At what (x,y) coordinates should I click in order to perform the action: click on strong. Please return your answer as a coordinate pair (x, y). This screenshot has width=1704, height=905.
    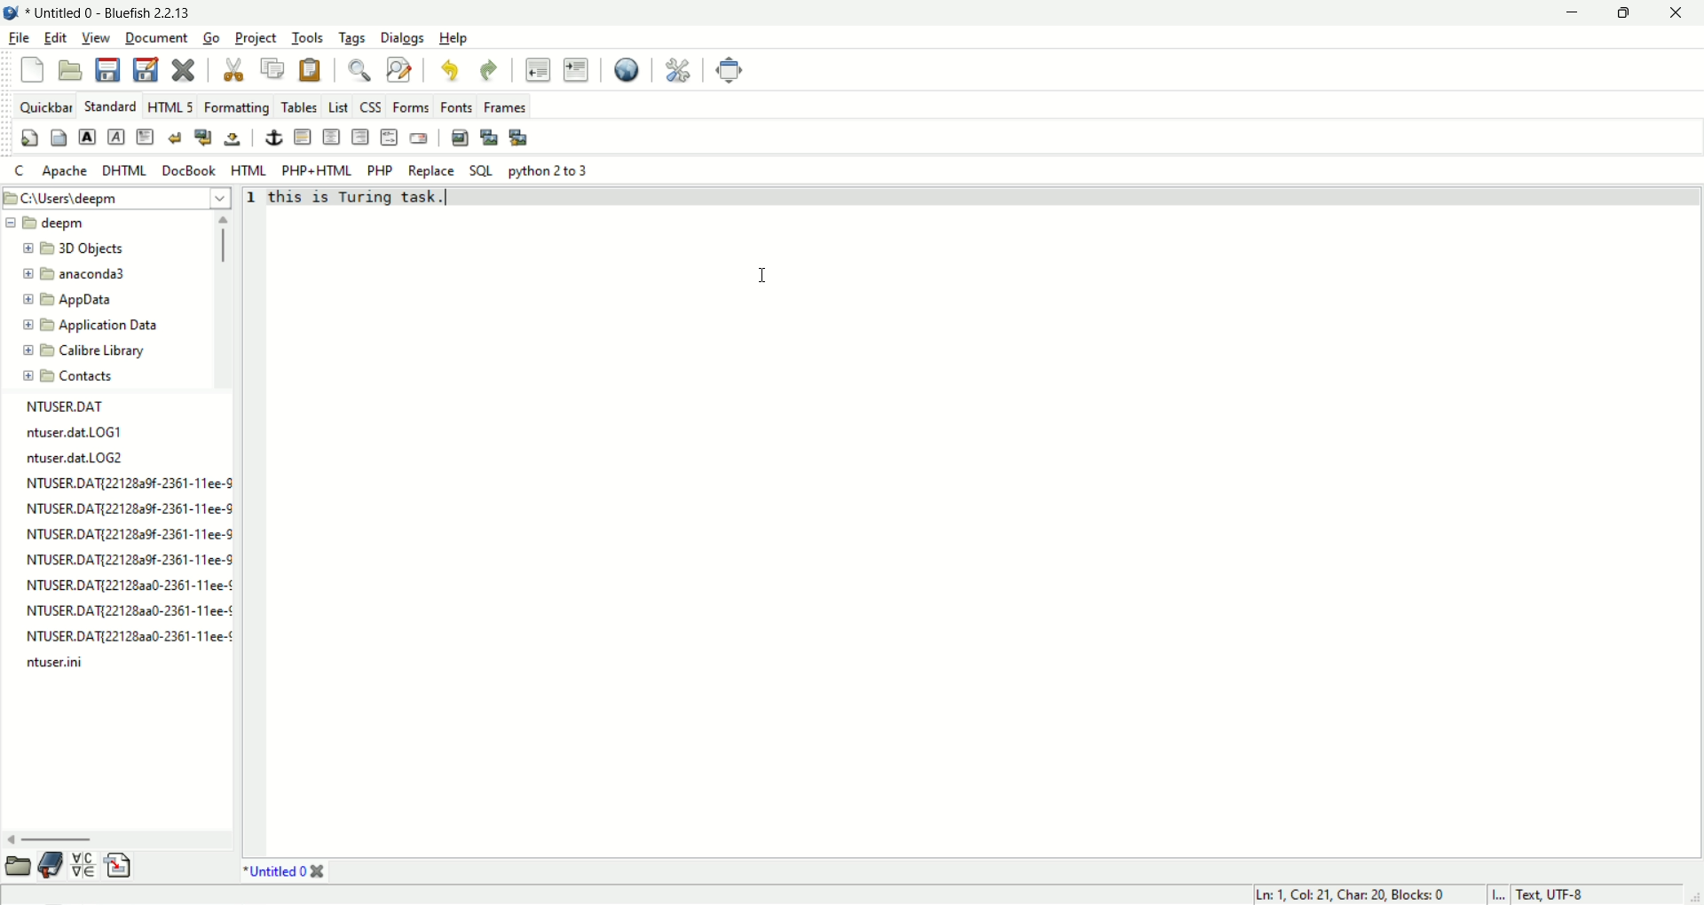
    Looking at the image, I should click on (88, 137).